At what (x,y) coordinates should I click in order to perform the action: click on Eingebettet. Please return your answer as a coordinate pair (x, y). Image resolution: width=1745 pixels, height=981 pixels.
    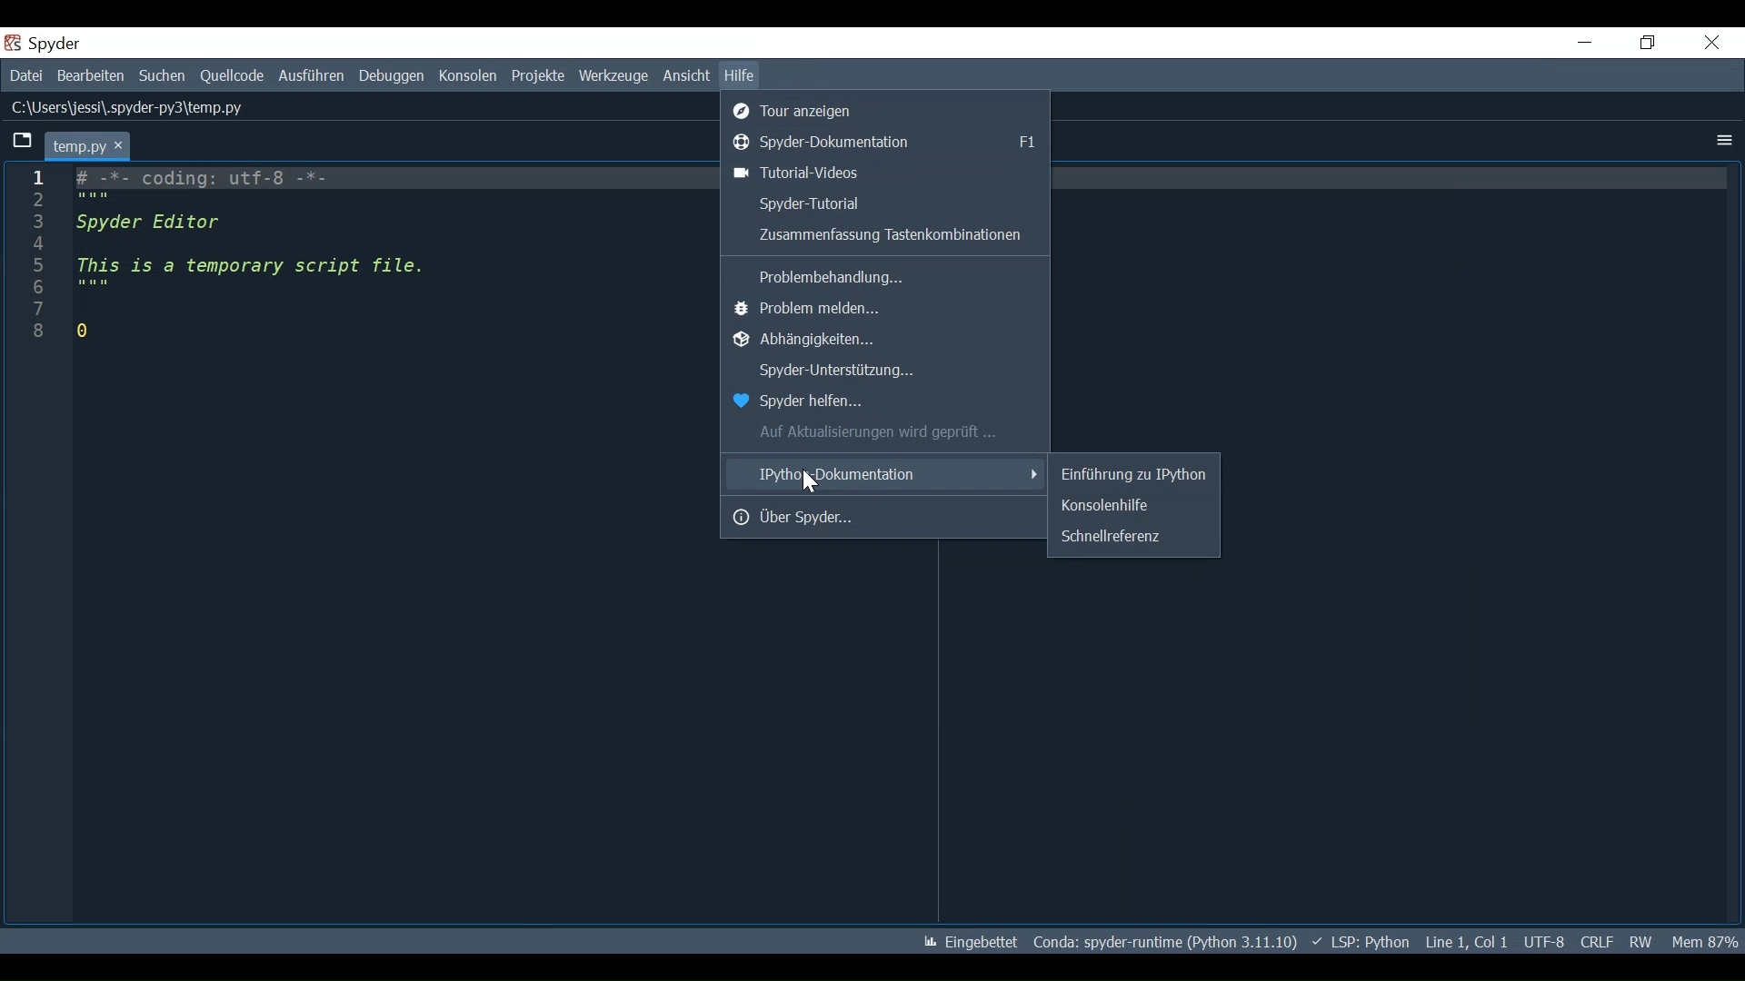
    Looking at the image, I should click on (972, 943).